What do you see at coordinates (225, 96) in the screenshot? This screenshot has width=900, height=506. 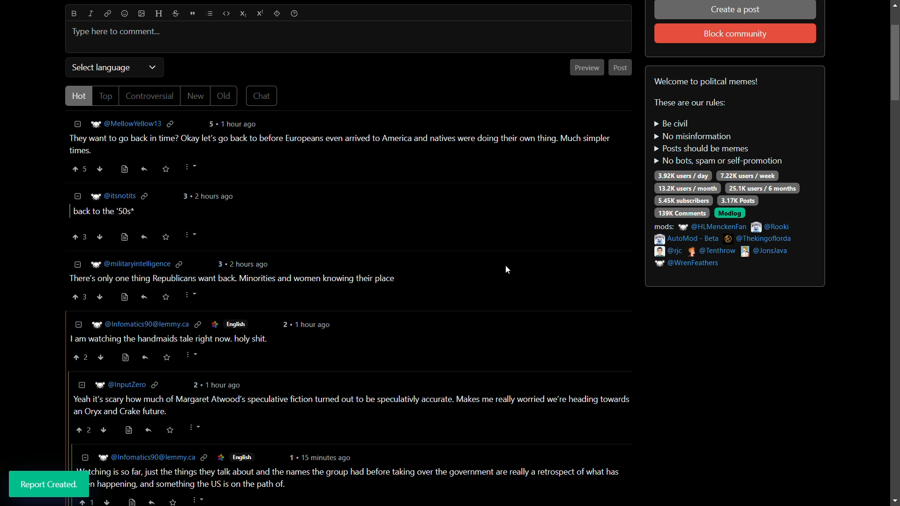 I see `old` at bounding box center [225, 96].